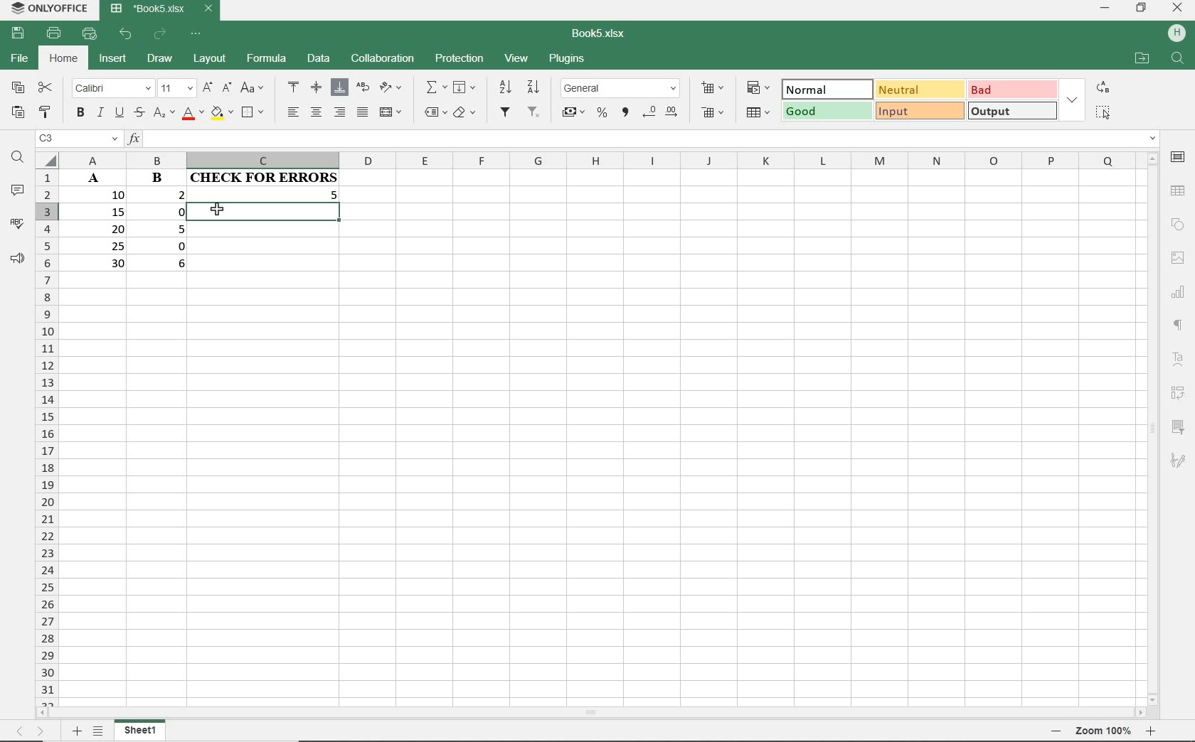  I want to click on FORMULA, so click(266, 60).